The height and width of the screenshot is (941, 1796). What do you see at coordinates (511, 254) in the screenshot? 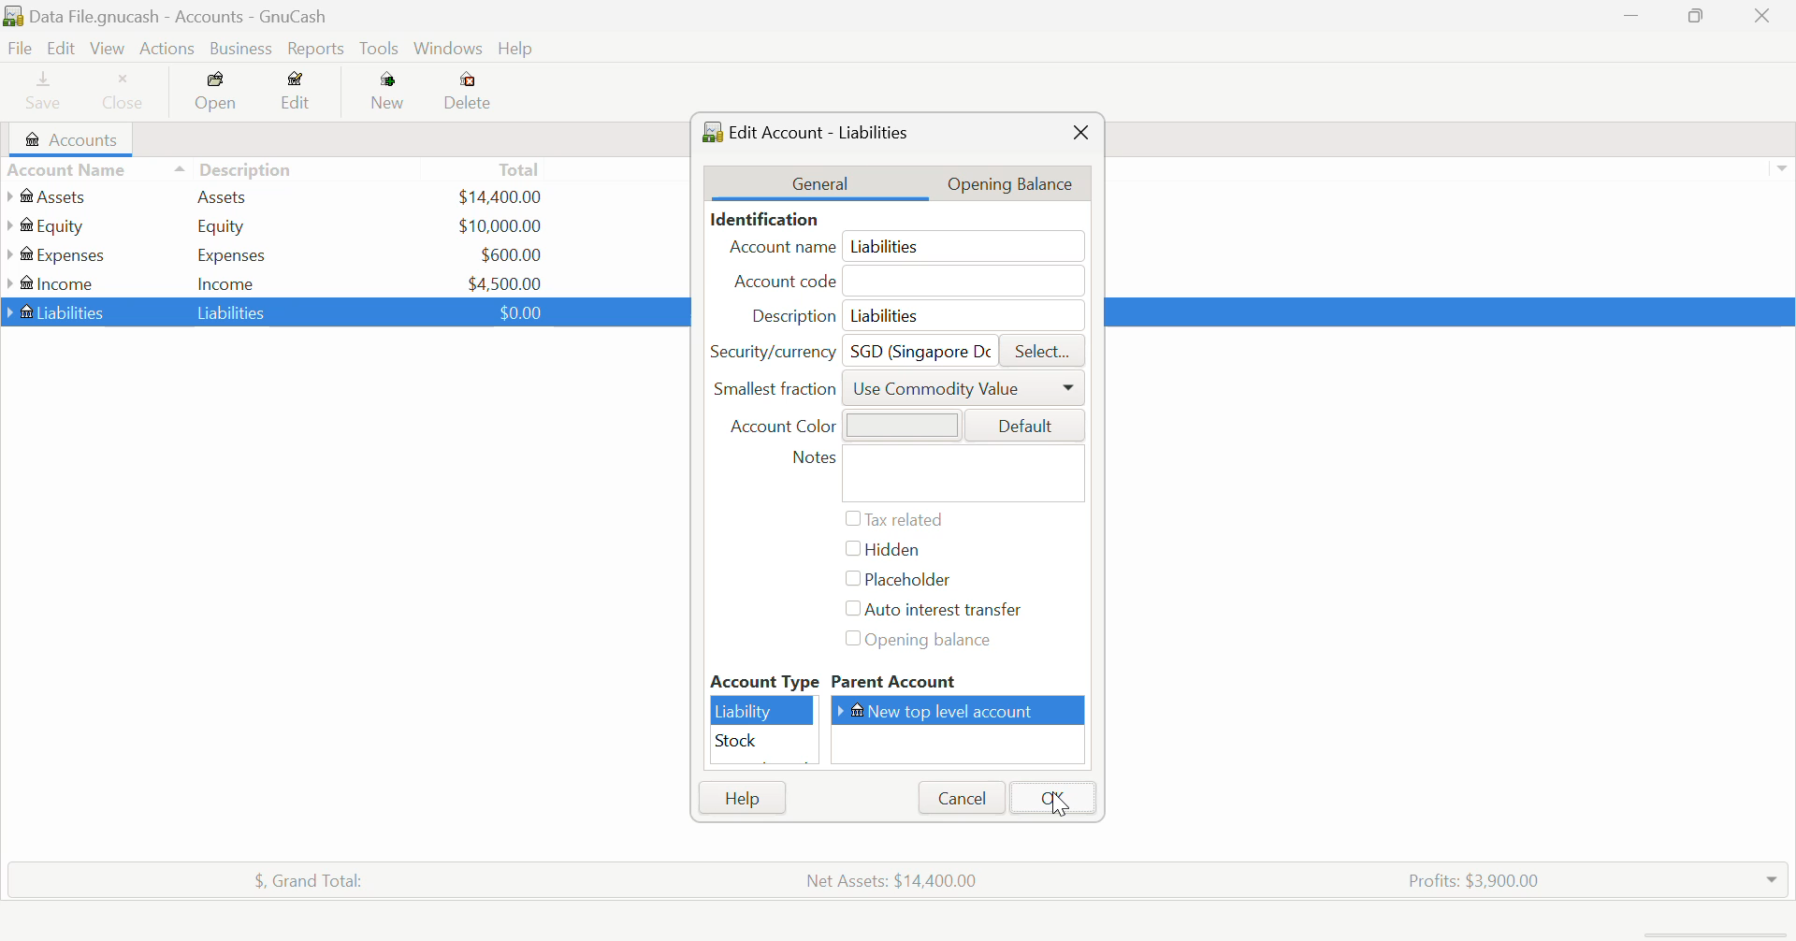
I see `USD` at bounding box center [511, 254].